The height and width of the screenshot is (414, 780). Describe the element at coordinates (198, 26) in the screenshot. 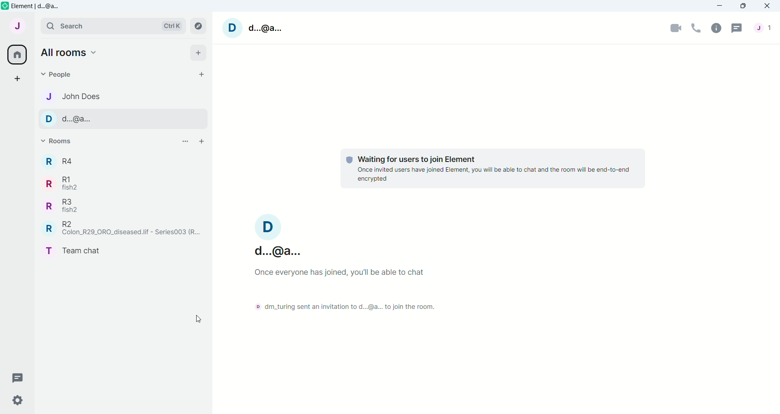

I see `explore rooms` at that location.